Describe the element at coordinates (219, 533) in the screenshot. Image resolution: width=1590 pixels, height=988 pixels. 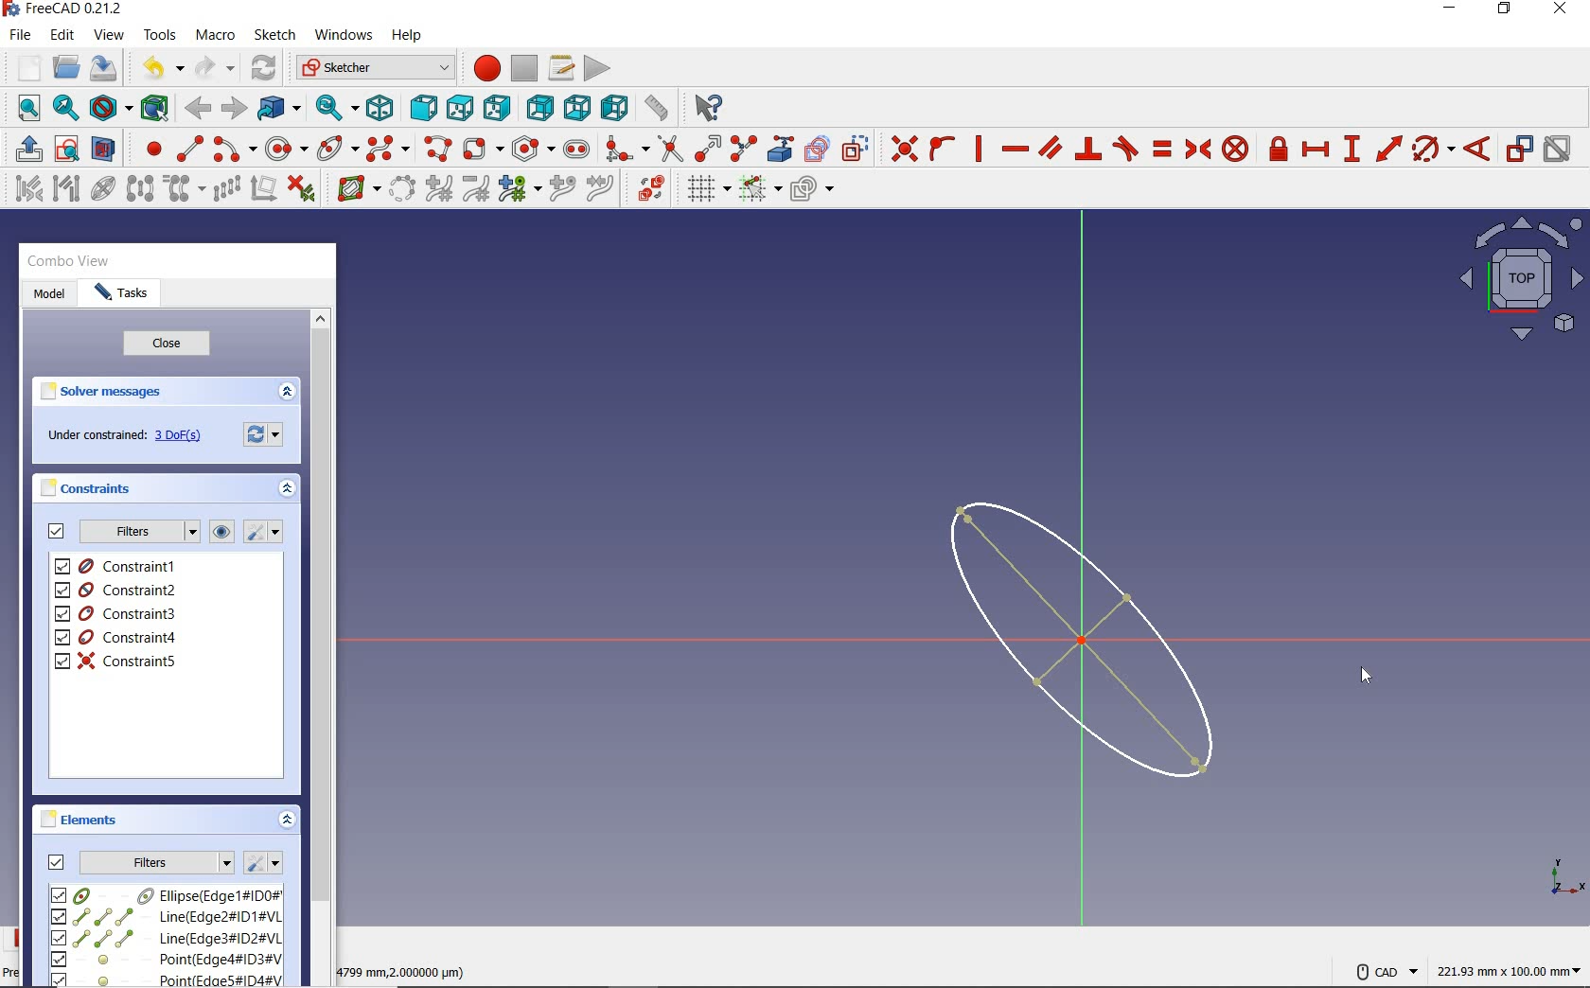
I see `show/hide all listed constraints` at that location.